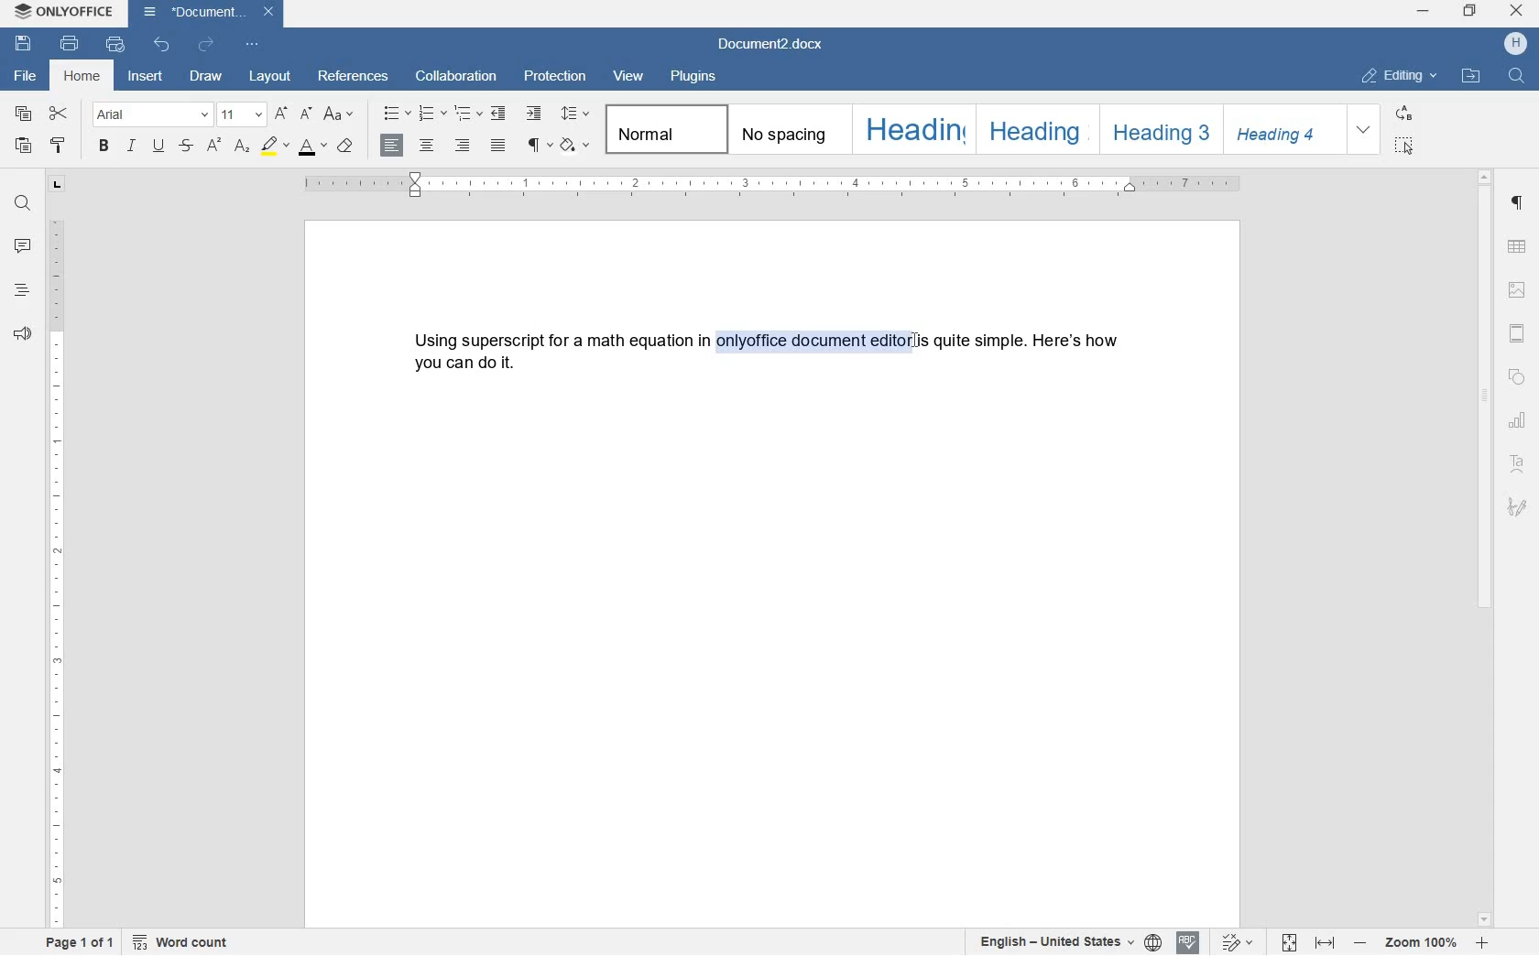 This screenshot has height=956, width=1539. What do you see at coordinates (464, 146) in the screenshot?
I see `align right` at bounding box center [464, 146].